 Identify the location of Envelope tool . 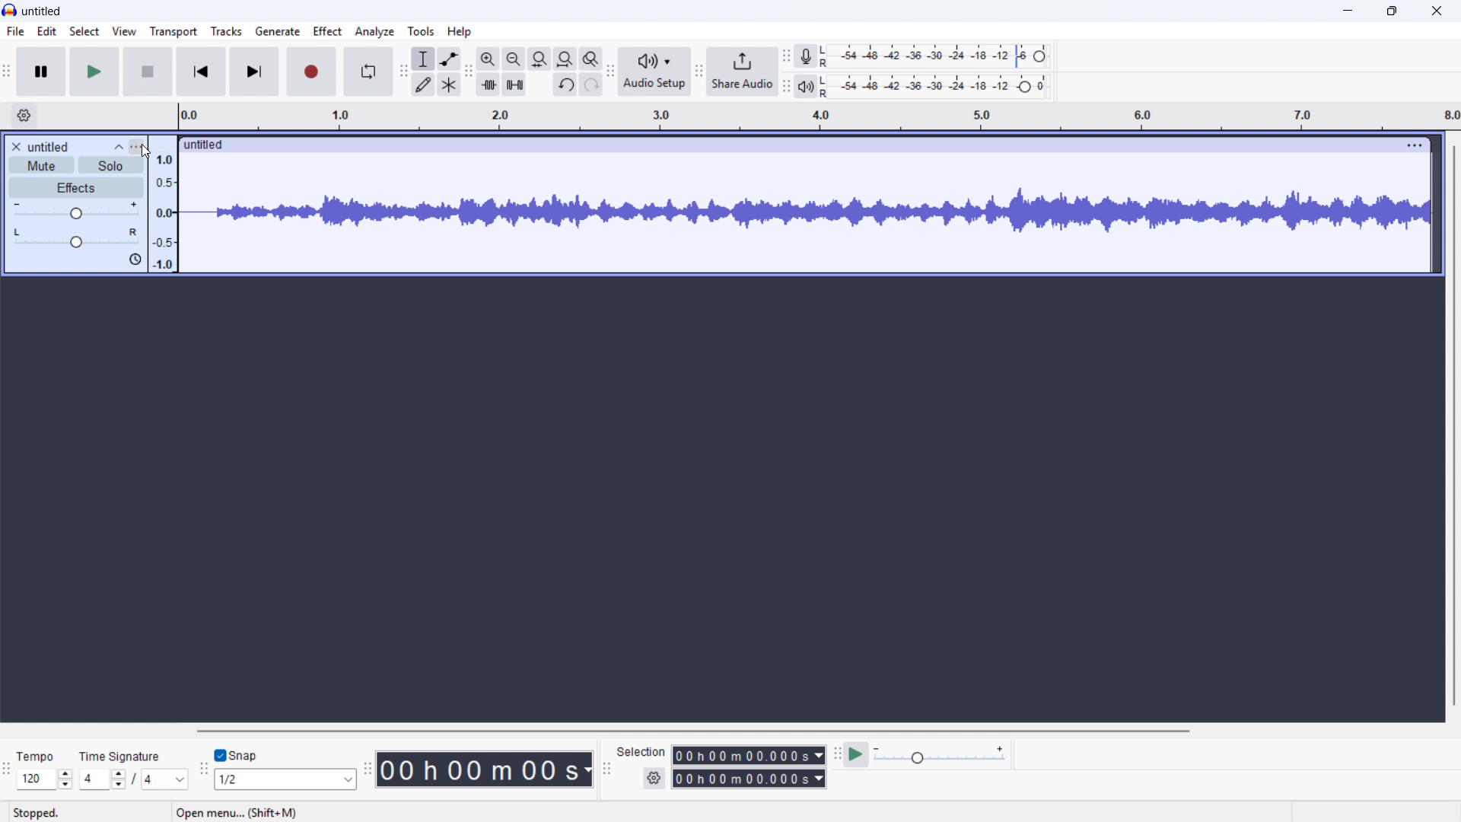
(449, 58).